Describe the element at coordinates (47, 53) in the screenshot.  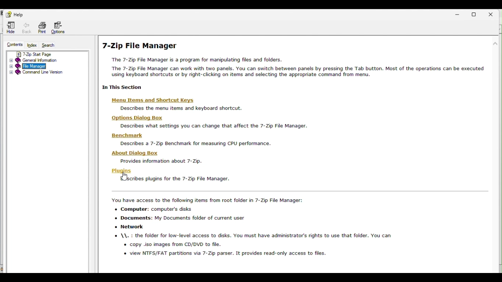
I see `7 zip start page` at that location.